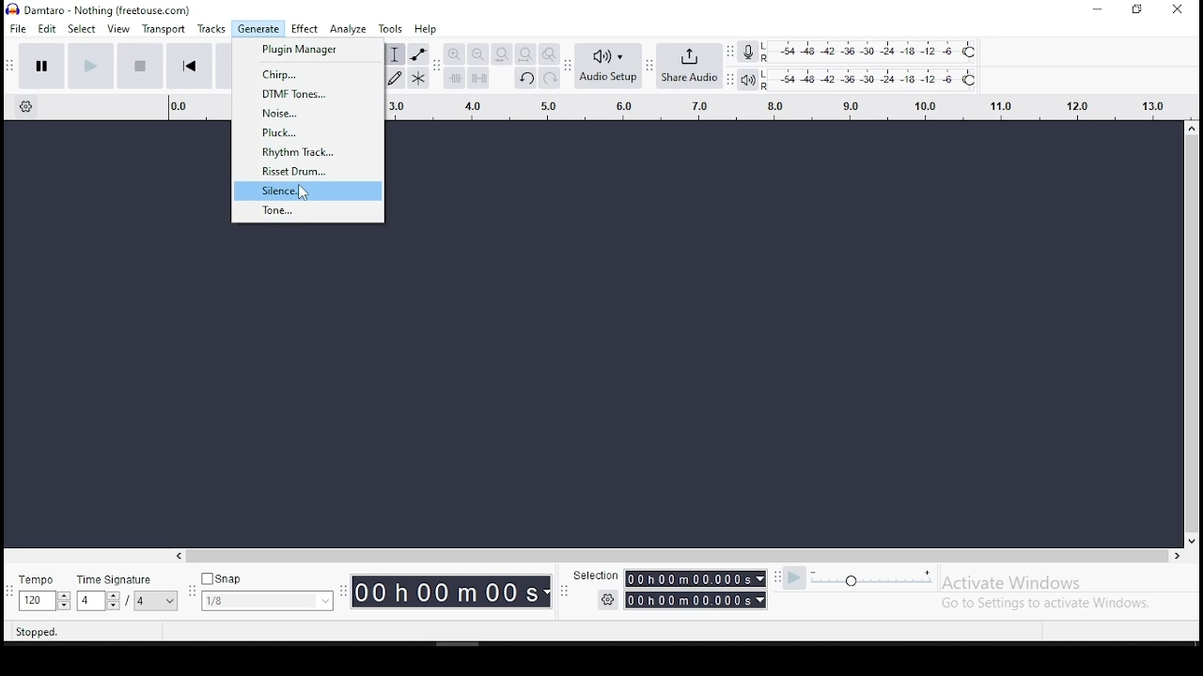 This screenshot has width=1203, height=676. Describe the element at coordinates (1192, 334) in the screenshot. I see `scroll bar` at that location.